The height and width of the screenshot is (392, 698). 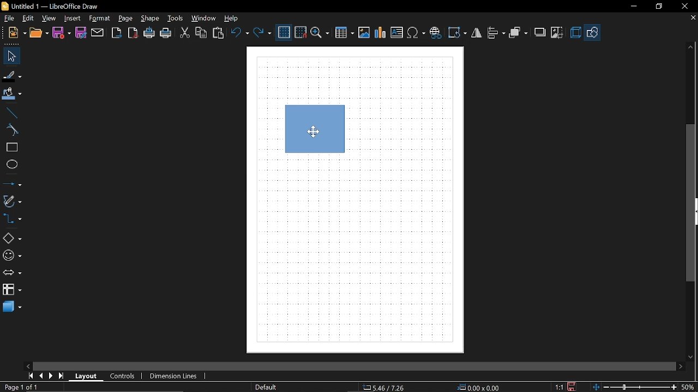 What do you see at coordinates (262, 33) in the screenshot?
I see `redo` at bounding box center [262, 33].